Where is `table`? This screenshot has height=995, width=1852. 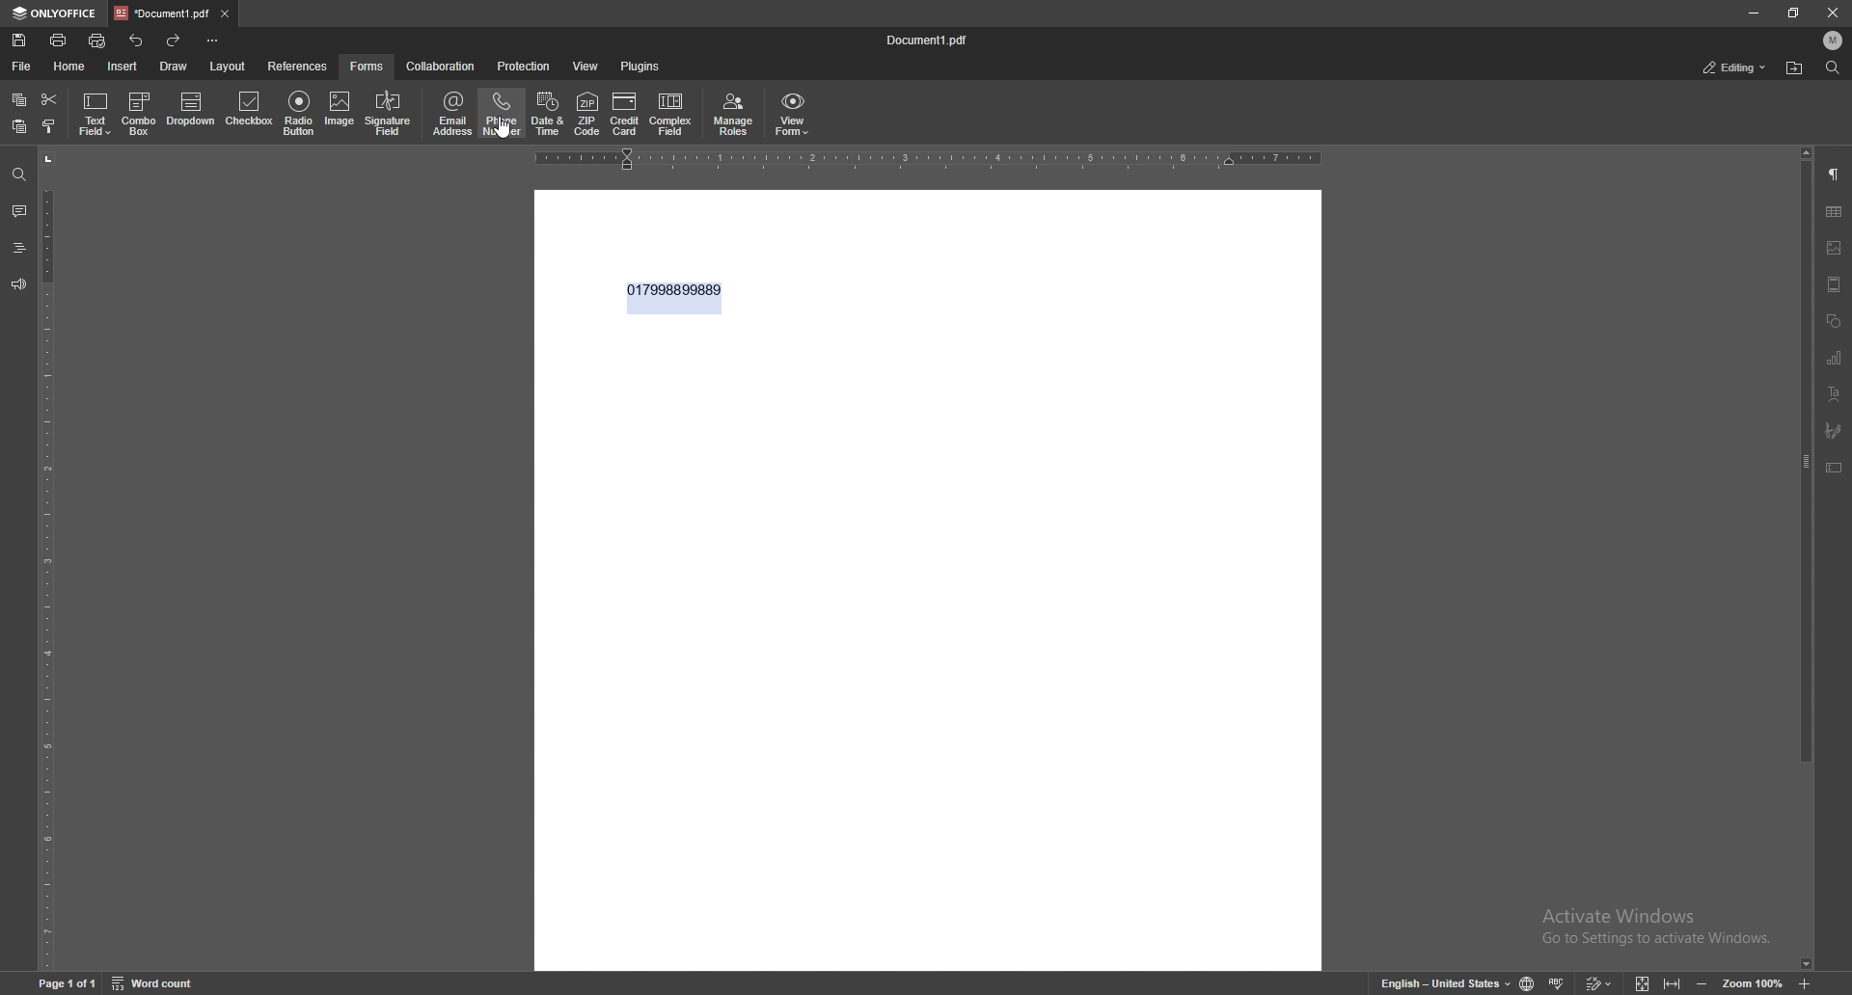 table is located at coordinates (1835, 213).